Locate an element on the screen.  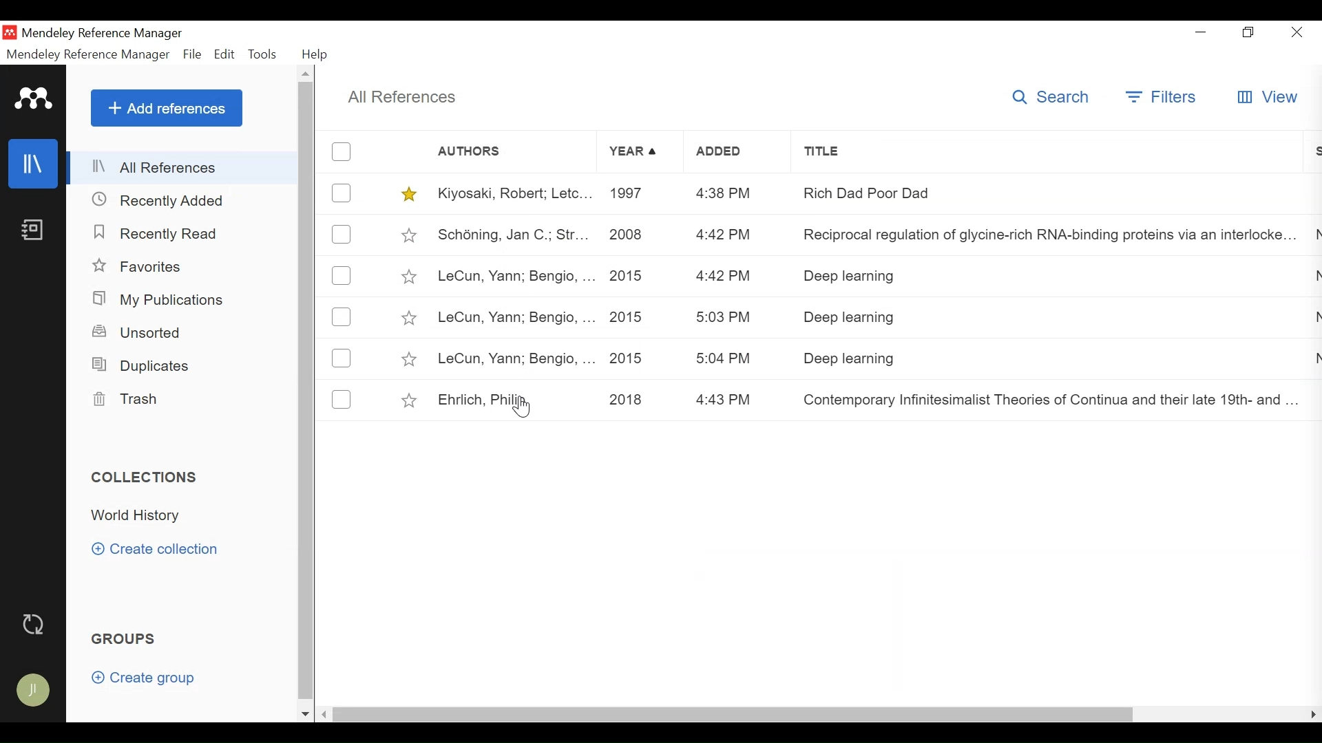
Unsorted is located at coordinates (137, 334).